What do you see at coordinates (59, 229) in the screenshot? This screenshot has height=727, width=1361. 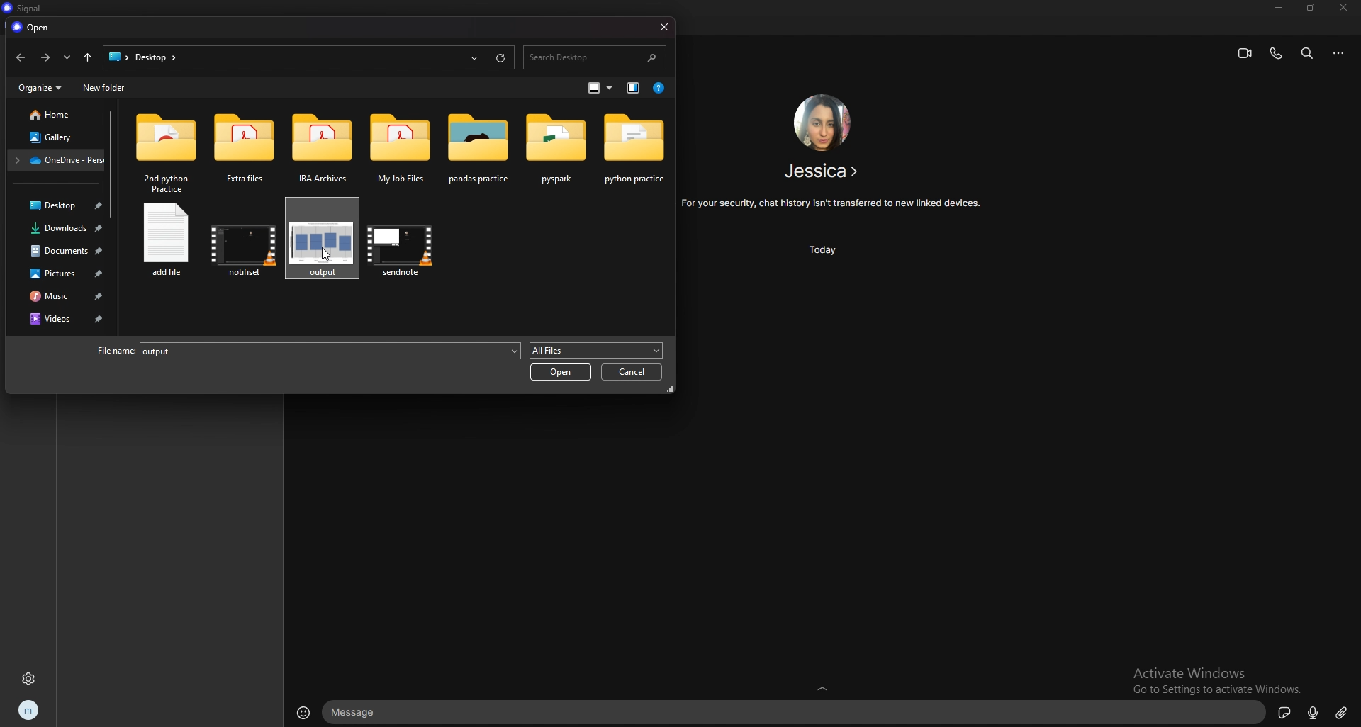 I see `downloads` at bounding box center [59, 229].